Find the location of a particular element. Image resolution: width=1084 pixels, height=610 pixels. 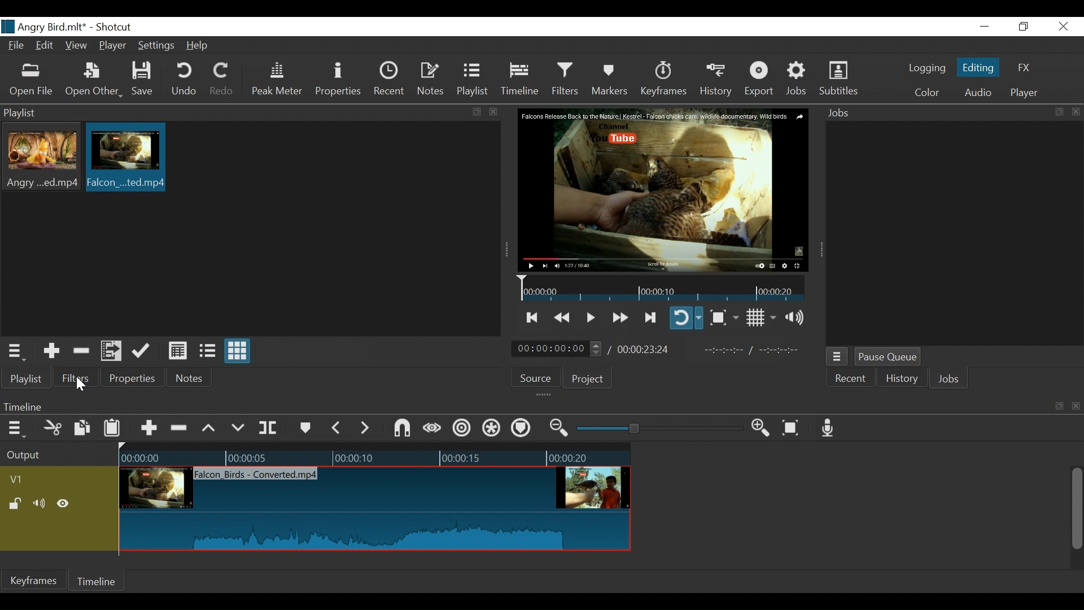

Next Marker is located at coordinates (366, 428).